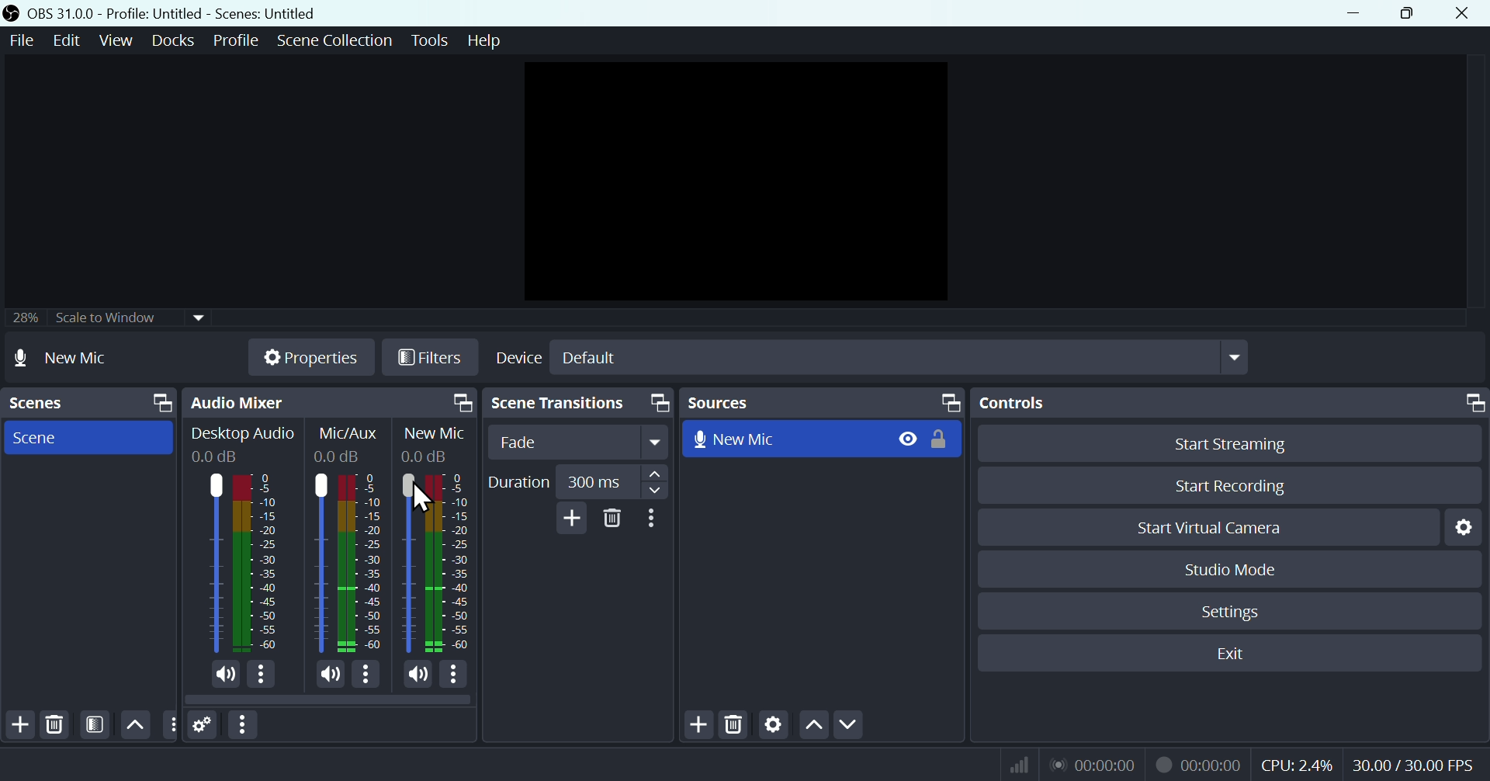 The image size is (1490, 781). I want to click on OBS Studio Desktop Icon, so click(12, 13).